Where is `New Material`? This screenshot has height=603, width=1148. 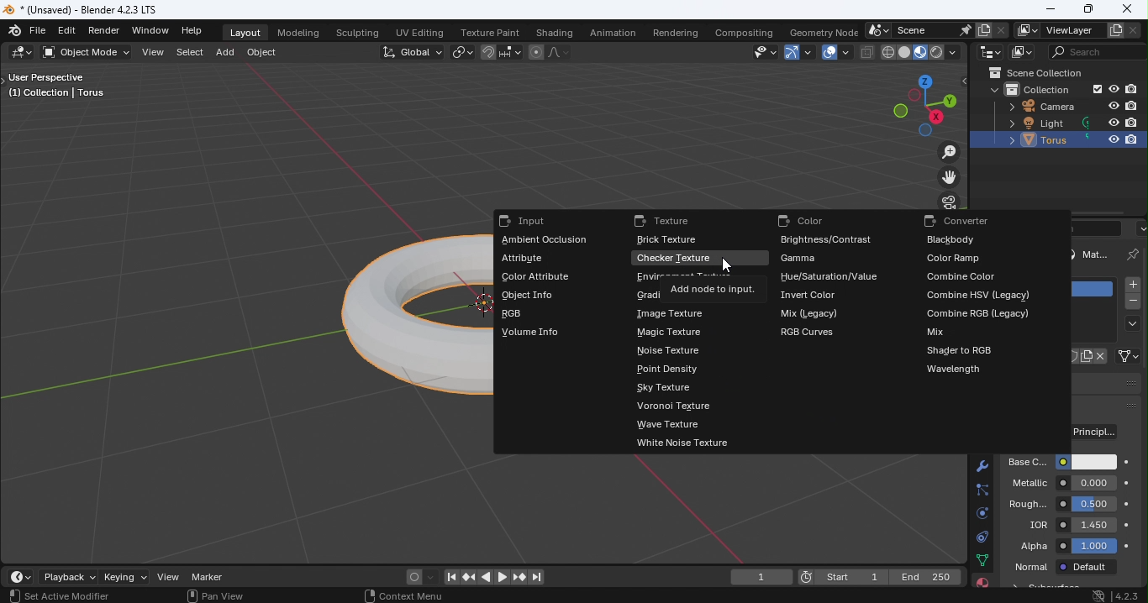
New Material is located at coordinates (1087, 357).